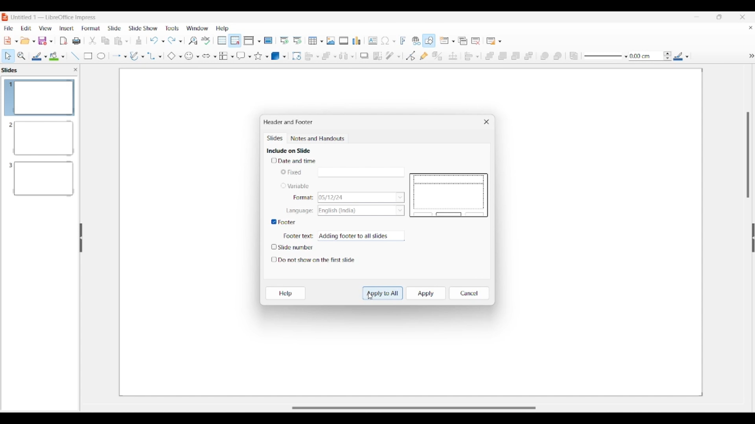 The height and width of the screenshot is (424, 755). I want to click on Shadow, so click(364, 56).